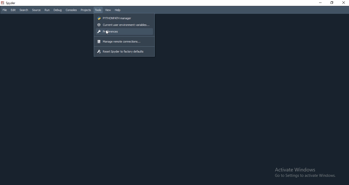 This screenshot has height=185, width=349. I want to click on Search, so click(24, 10).